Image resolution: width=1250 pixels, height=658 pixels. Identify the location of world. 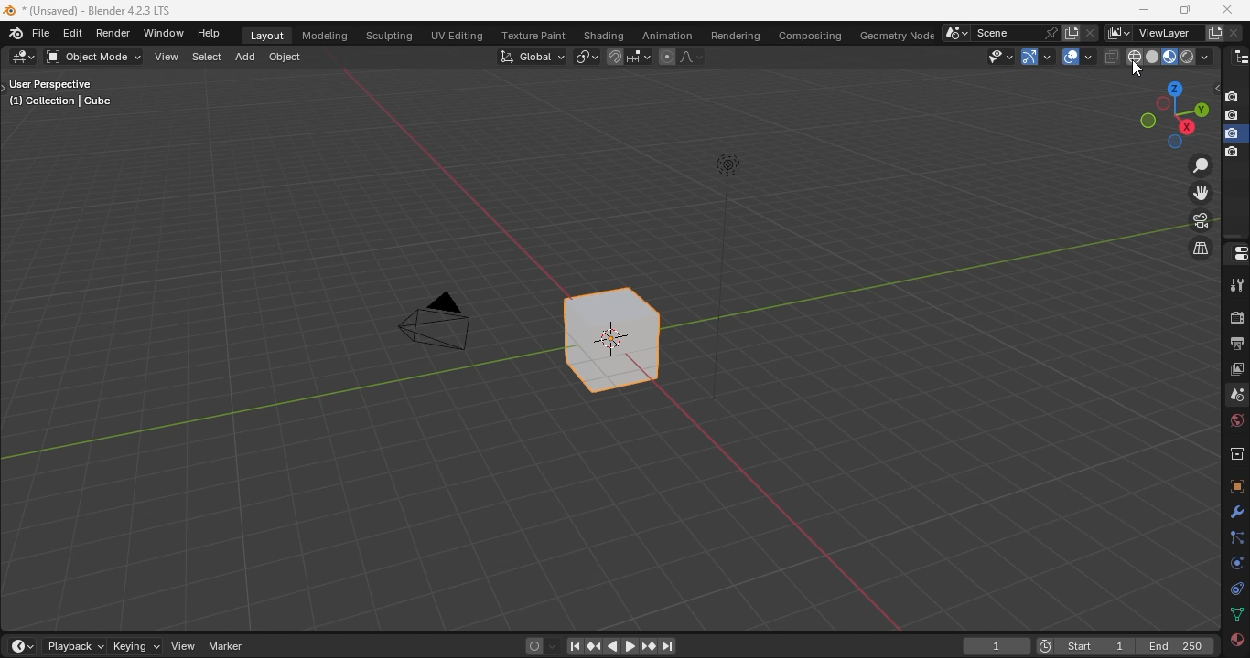
(1236, 421).